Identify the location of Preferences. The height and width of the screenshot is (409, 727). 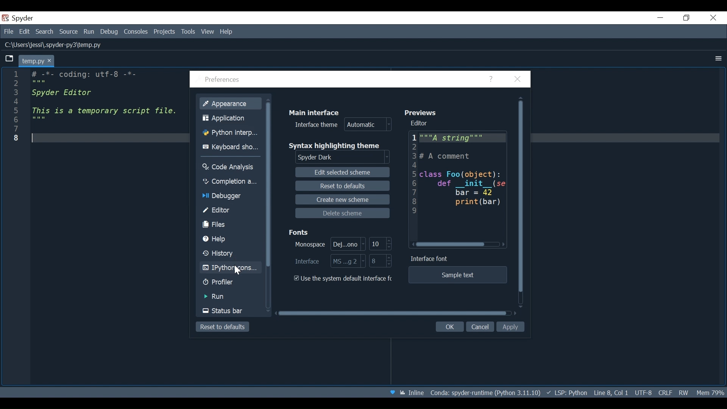
(220, 80).